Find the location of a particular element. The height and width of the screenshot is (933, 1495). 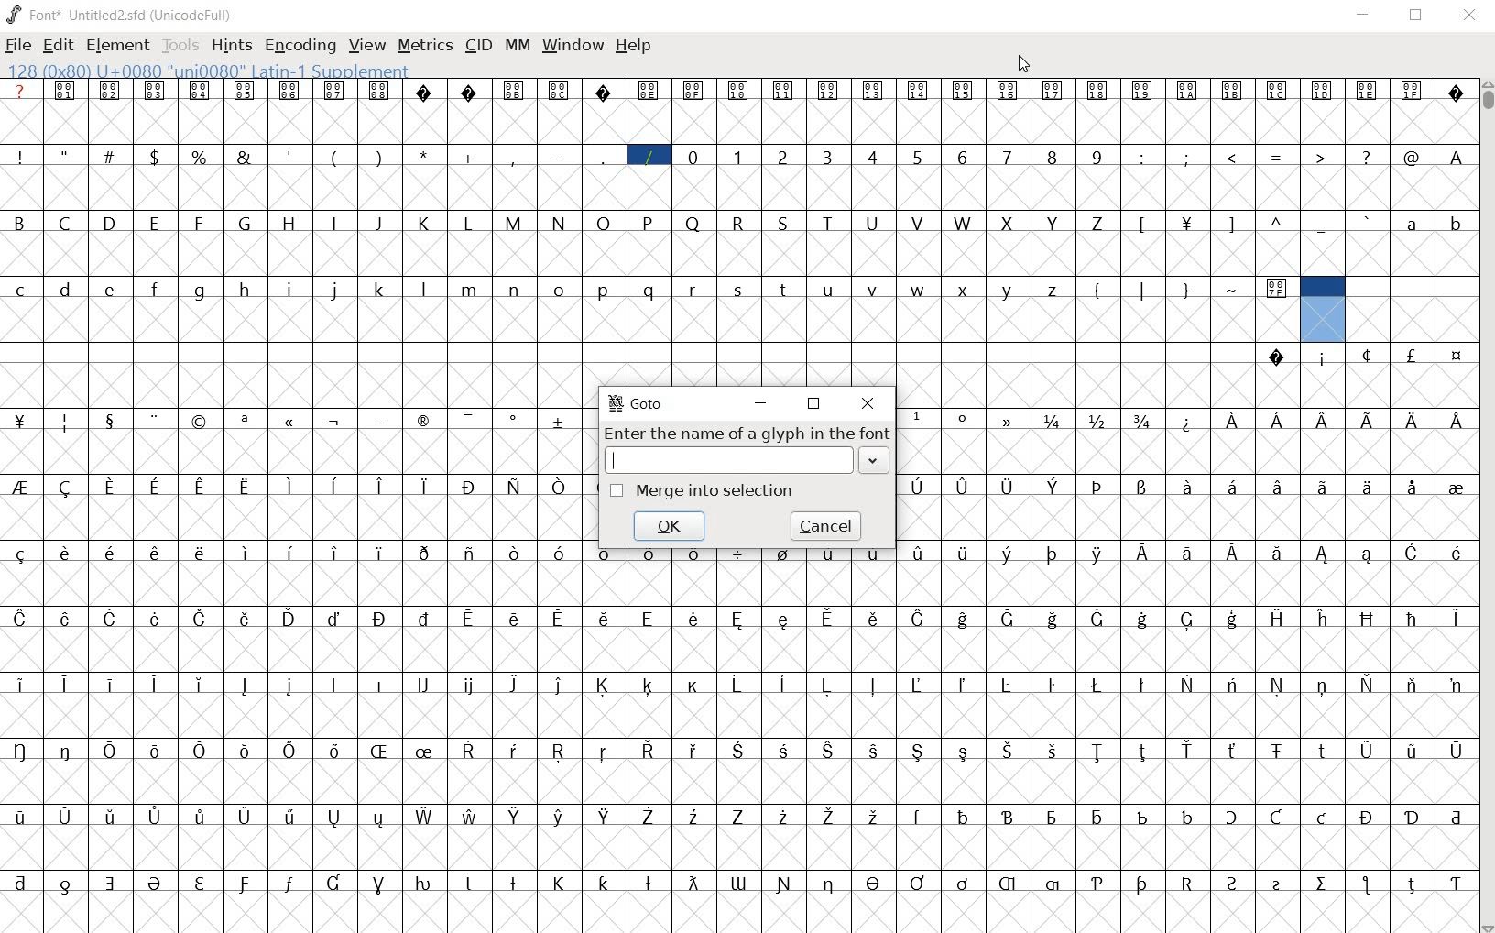

Symbol is located at coordinates (471, 618).